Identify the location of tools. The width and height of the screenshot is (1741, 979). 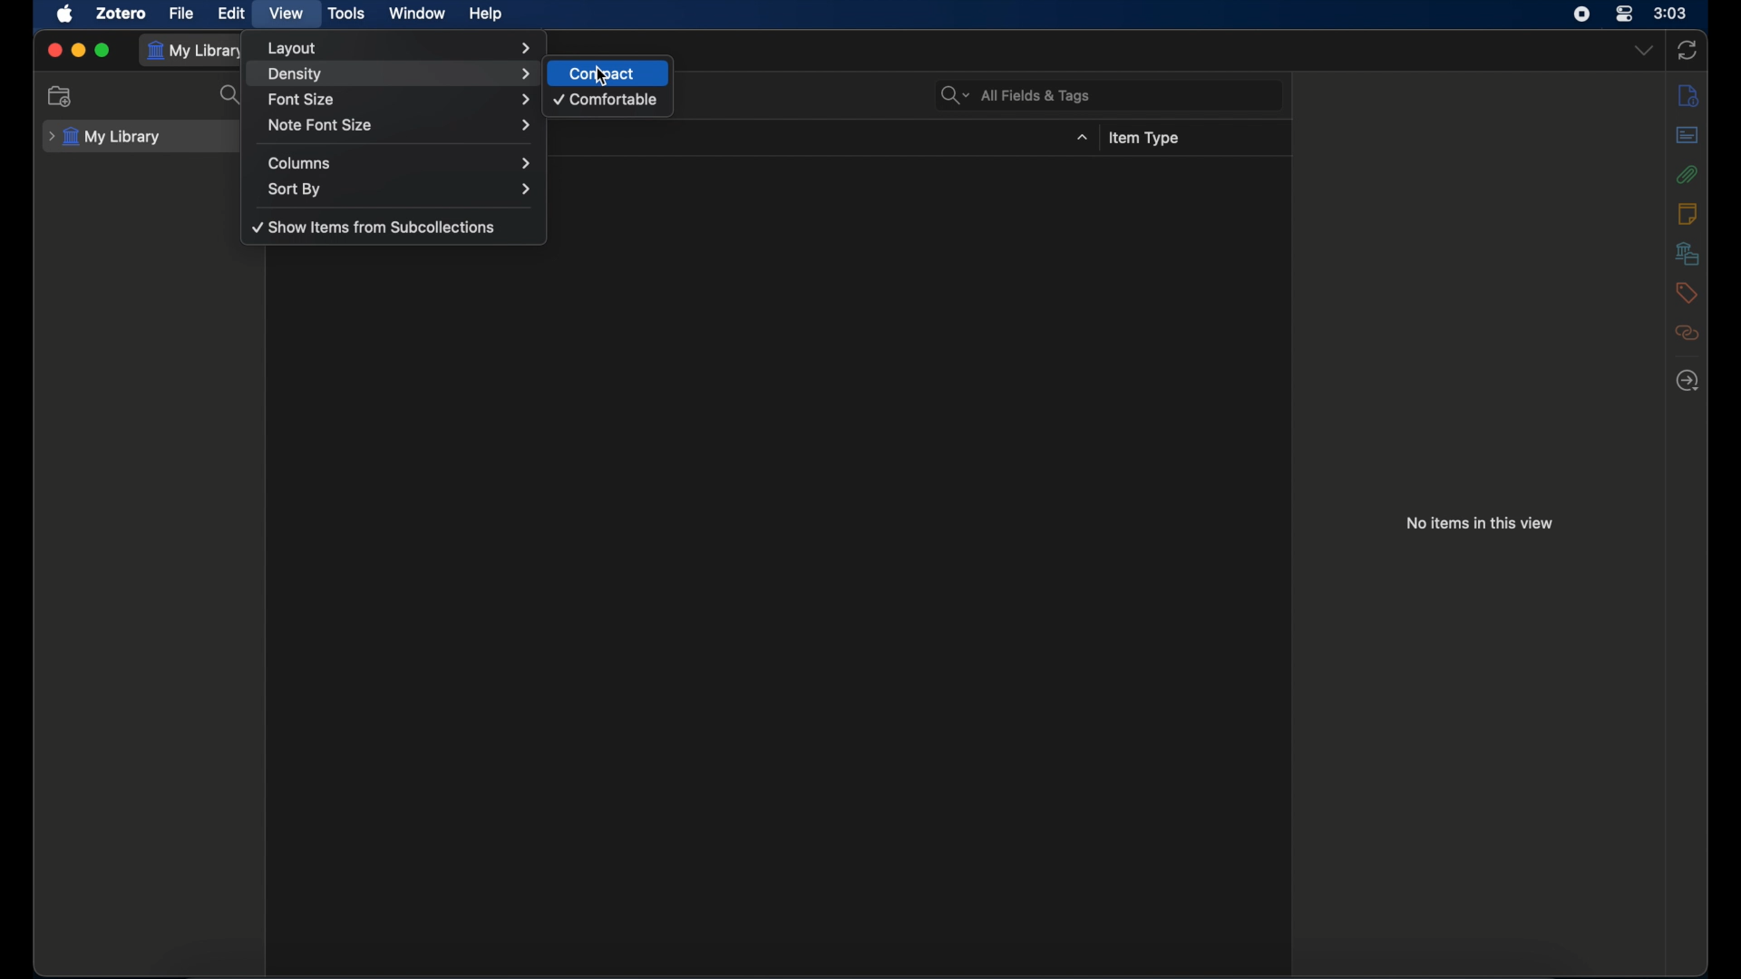
(347, 14).